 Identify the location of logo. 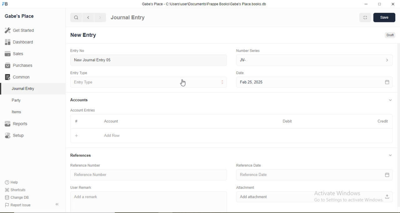
(6, 4).